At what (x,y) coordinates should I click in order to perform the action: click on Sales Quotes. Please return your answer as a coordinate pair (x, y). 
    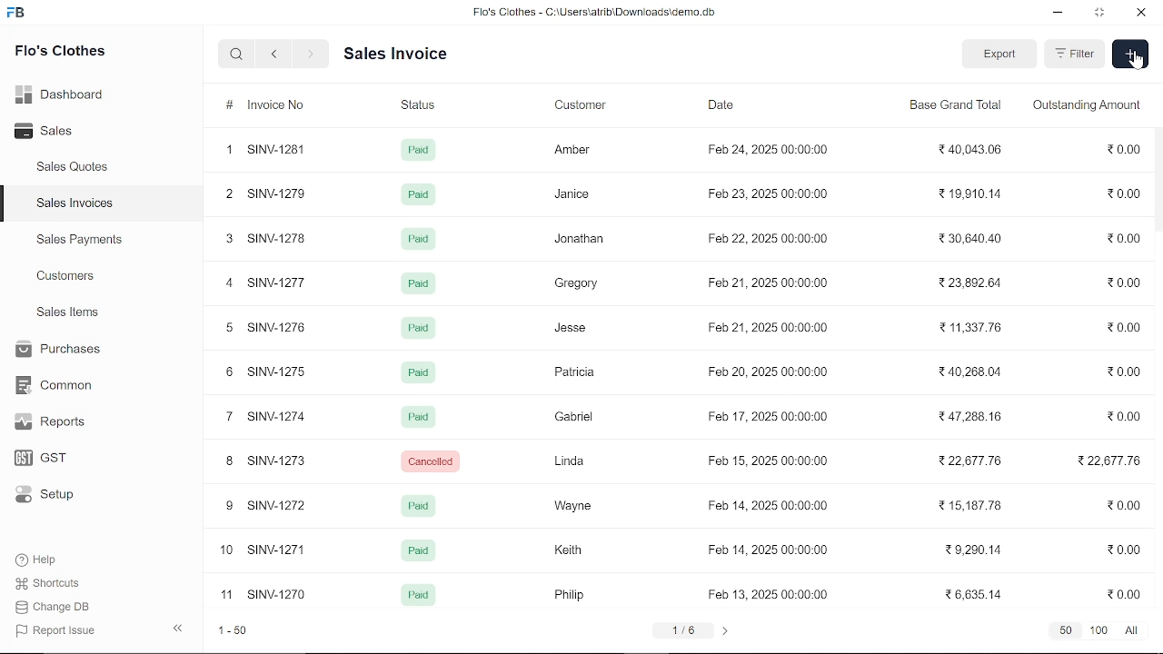
    Looking at the image, I should click on (75, 169).